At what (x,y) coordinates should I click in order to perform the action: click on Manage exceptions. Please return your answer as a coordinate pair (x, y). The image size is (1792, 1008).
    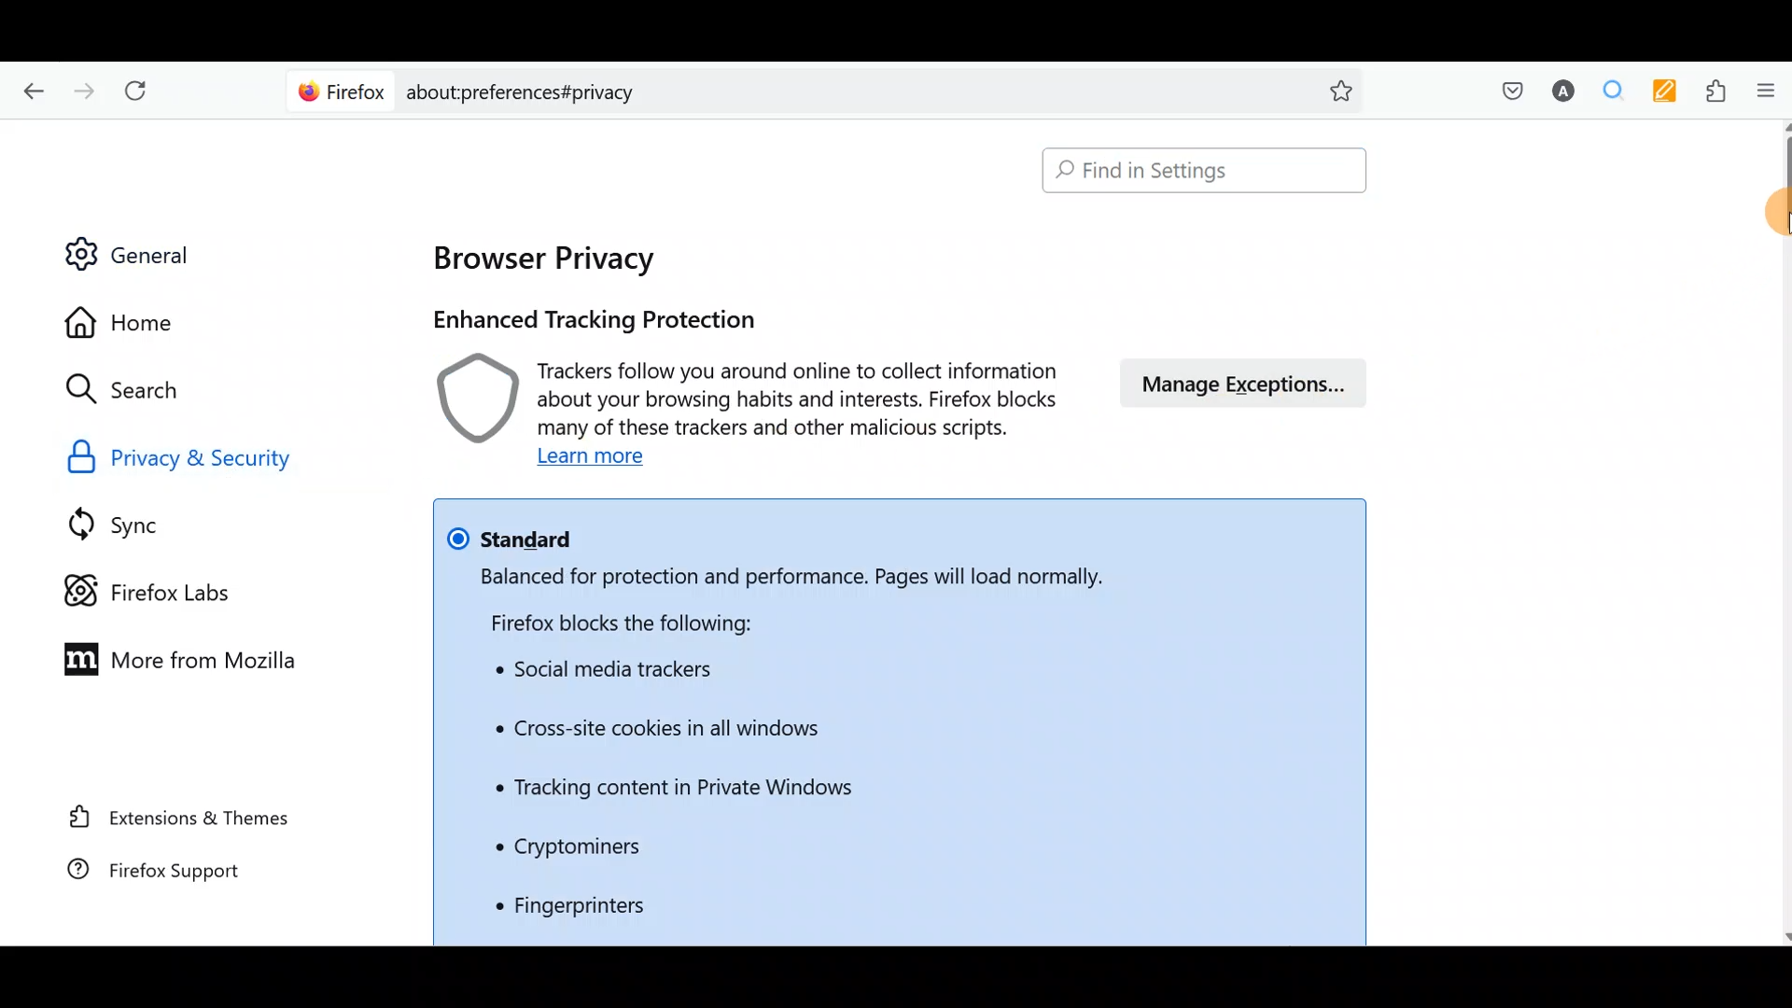
    Looking at the image, I should click on (1251, 384).